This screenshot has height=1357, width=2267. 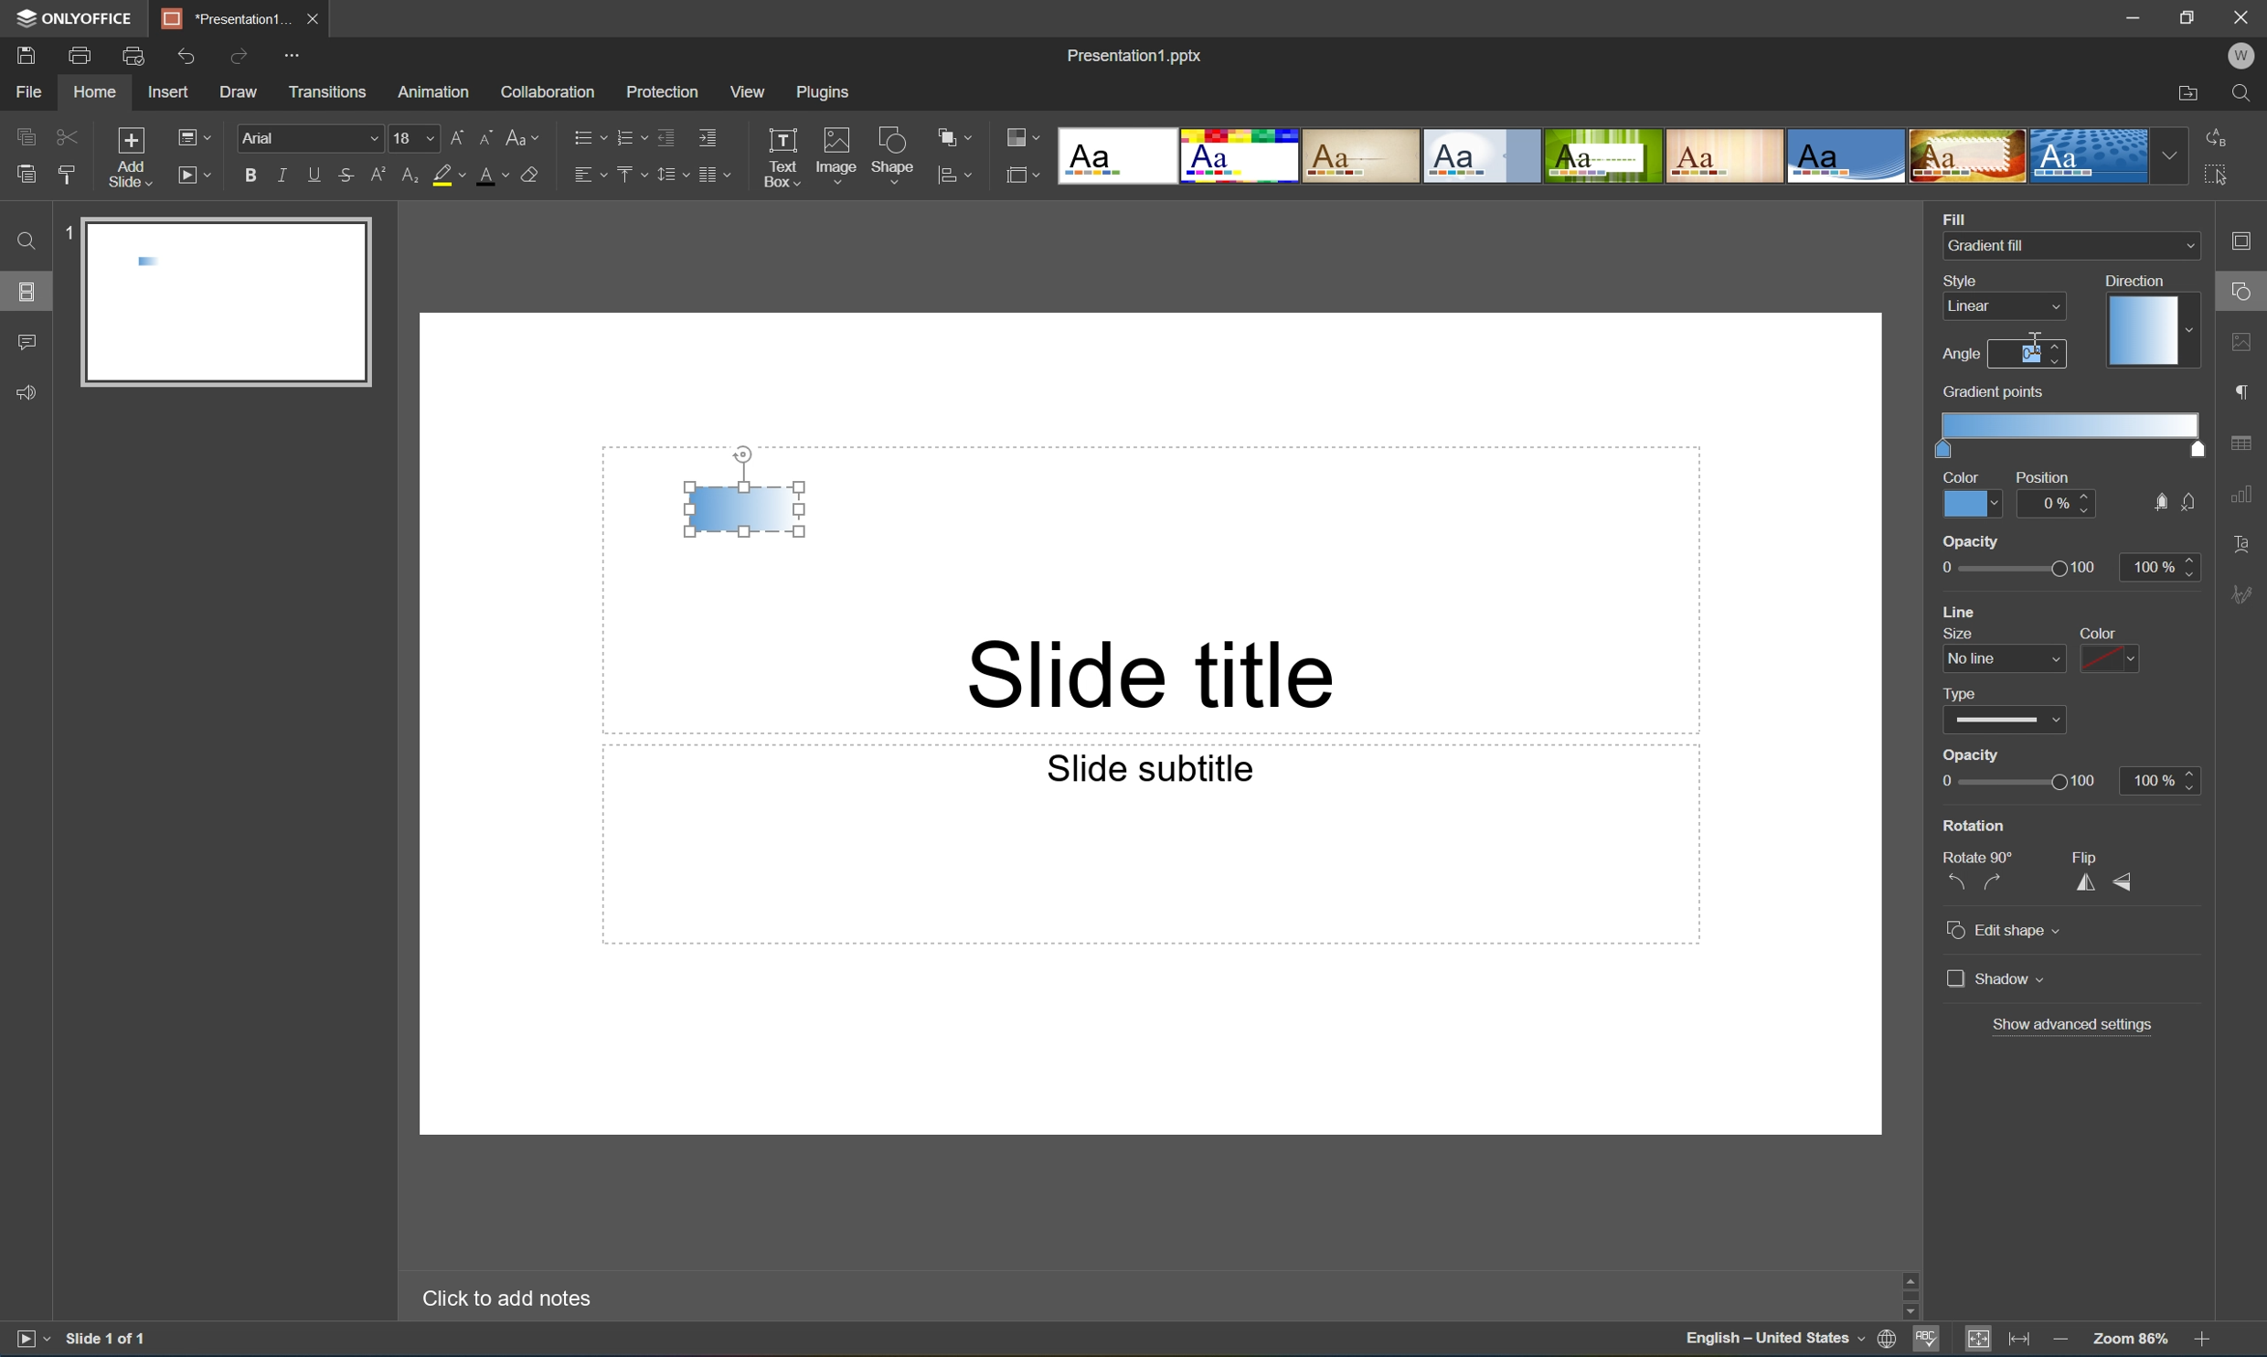 What do you see at coordinates (2059, 503) in the screenshot?
I see `0%` at bounding box center [2059, 503].